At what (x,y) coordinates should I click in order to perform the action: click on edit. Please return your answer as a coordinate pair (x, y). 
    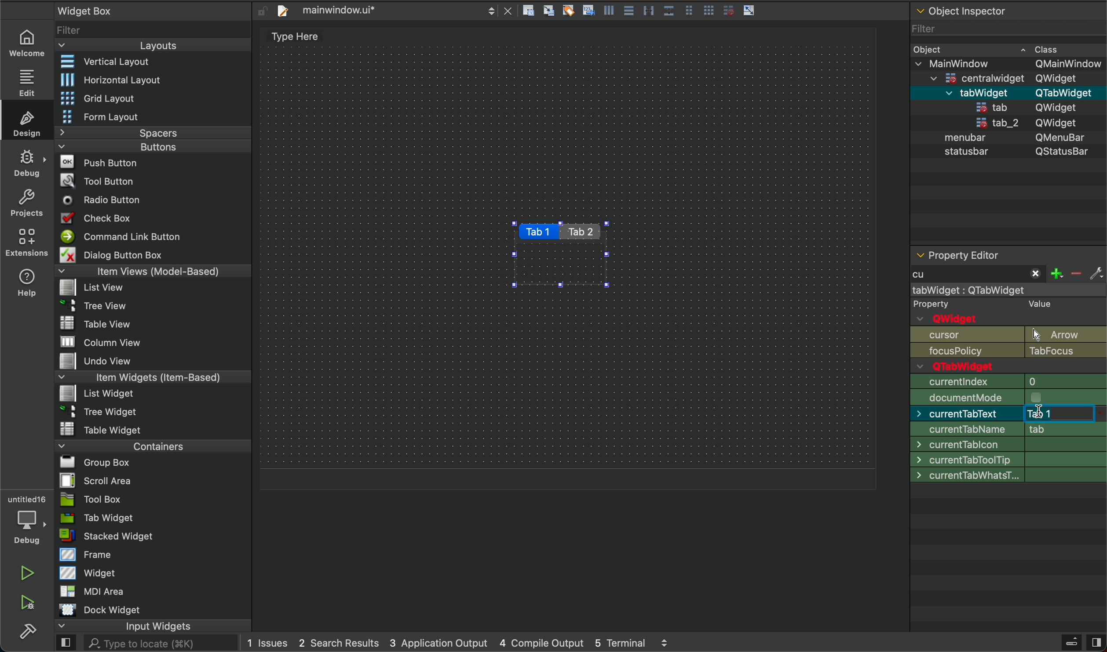
    Looking at the image, I should click on (28, 80).